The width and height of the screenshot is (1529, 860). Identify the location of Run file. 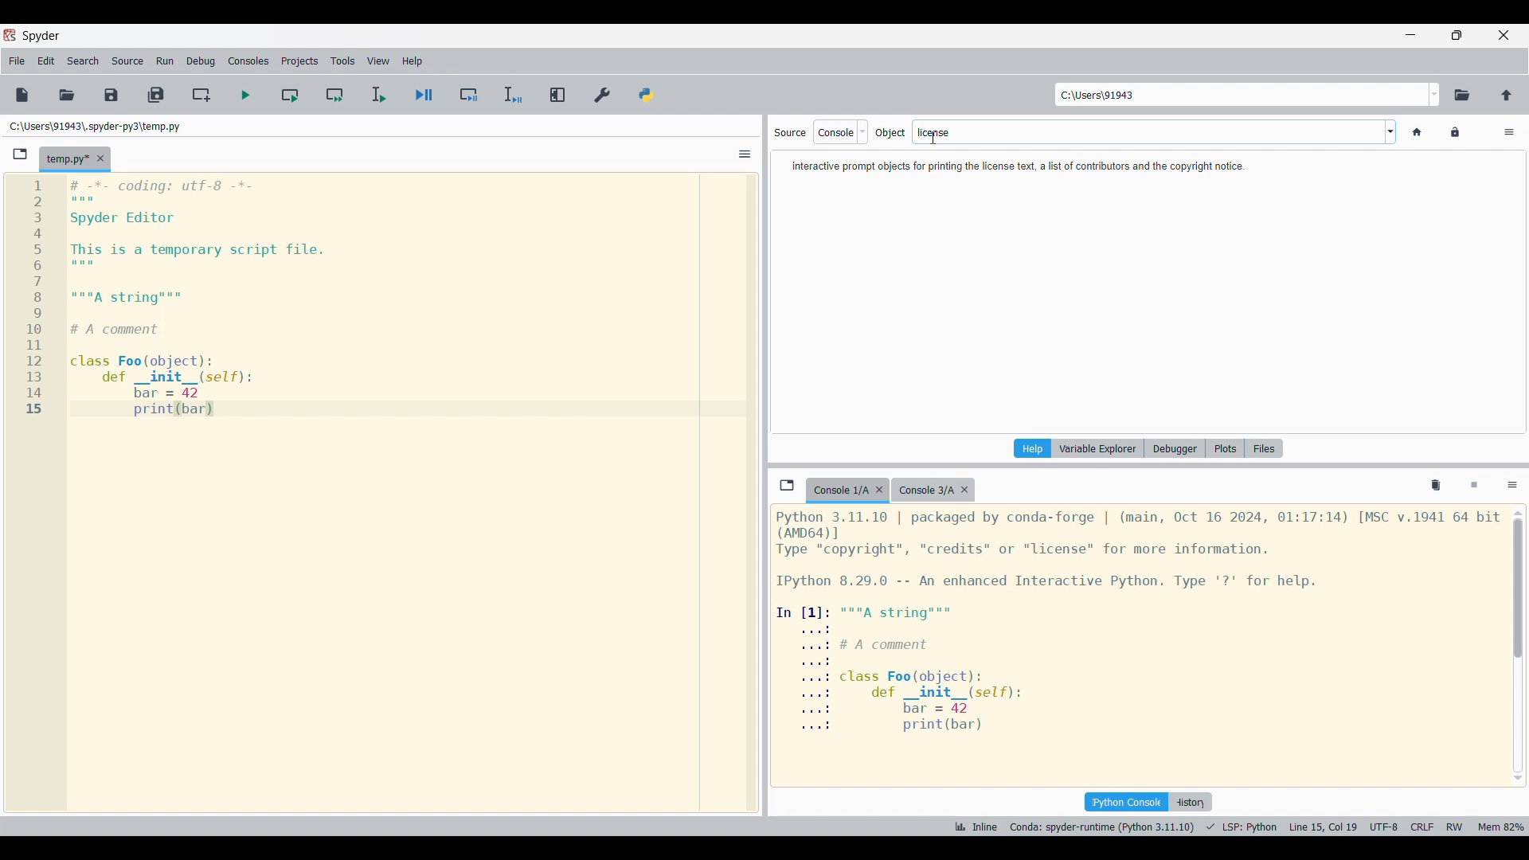
(246, 95).